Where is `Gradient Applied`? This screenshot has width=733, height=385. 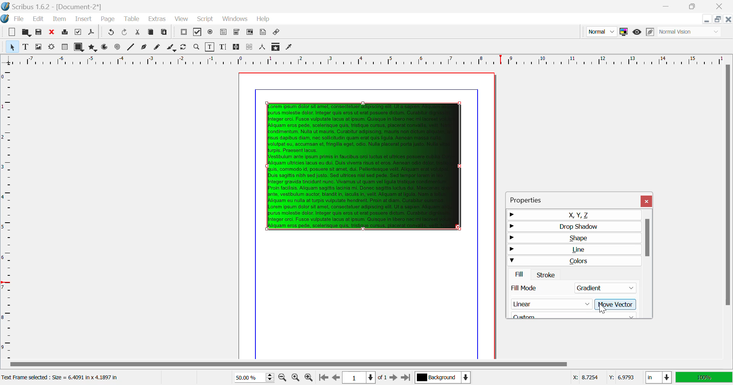
Gradient Applied is located at coordinates (364, 164).